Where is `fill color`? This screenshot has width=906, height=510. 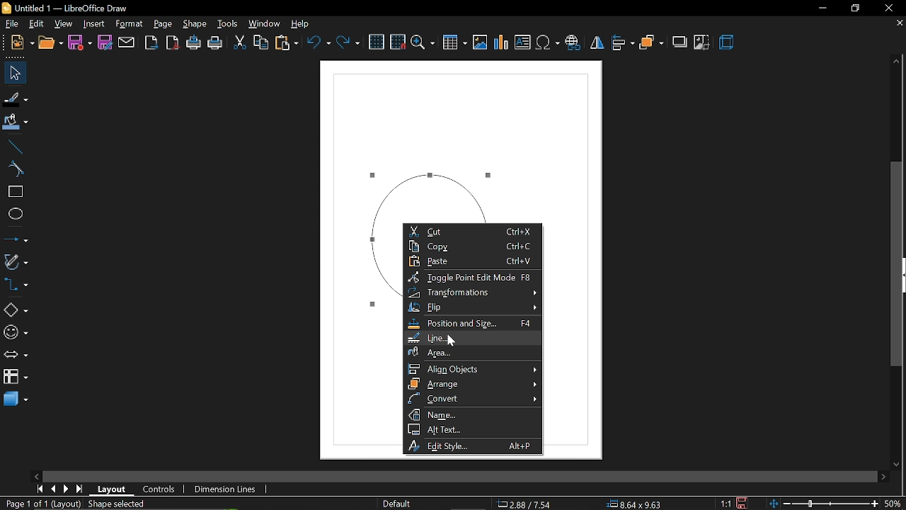
fill color is located at coordinates (16, 120).